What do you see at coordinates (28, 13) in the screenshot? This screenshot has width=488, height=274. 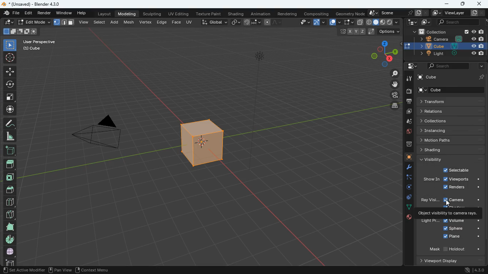 I see `edit` at bounding box center [28, 13].